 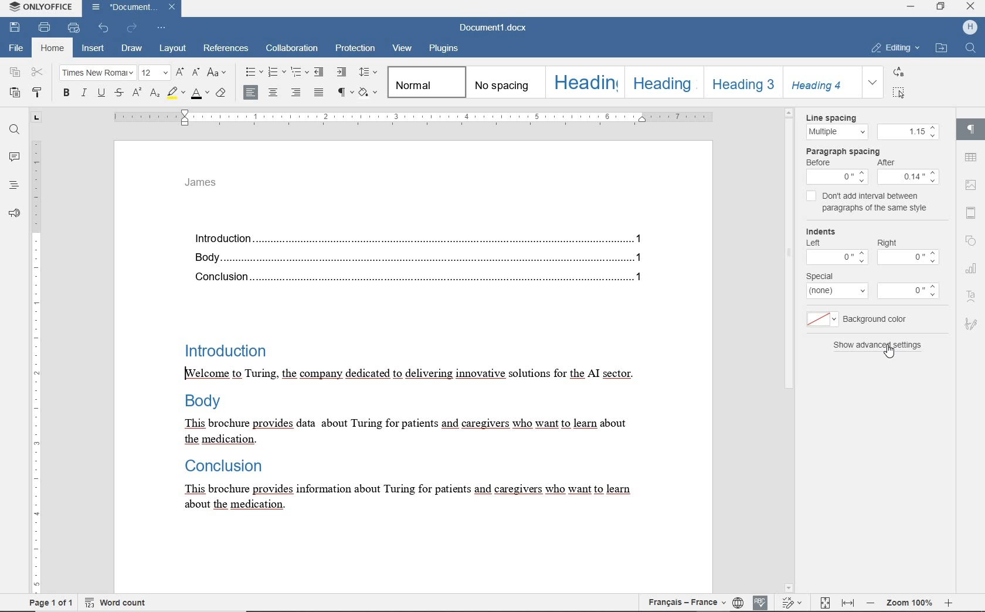 What do you see at coordinates (494, 28) in the screenshot?
I see `document name` at bounding box center [494, 28].